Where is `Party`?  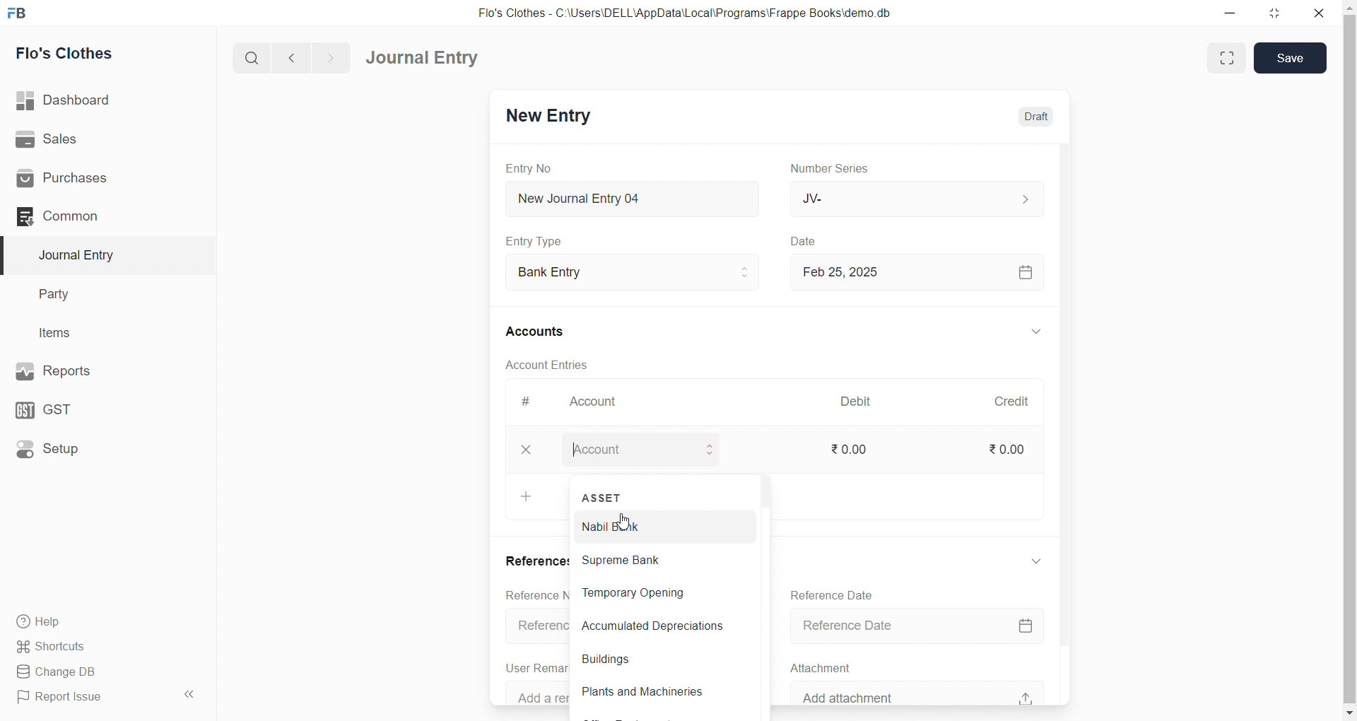
Party is located at coordinates (99, 295).